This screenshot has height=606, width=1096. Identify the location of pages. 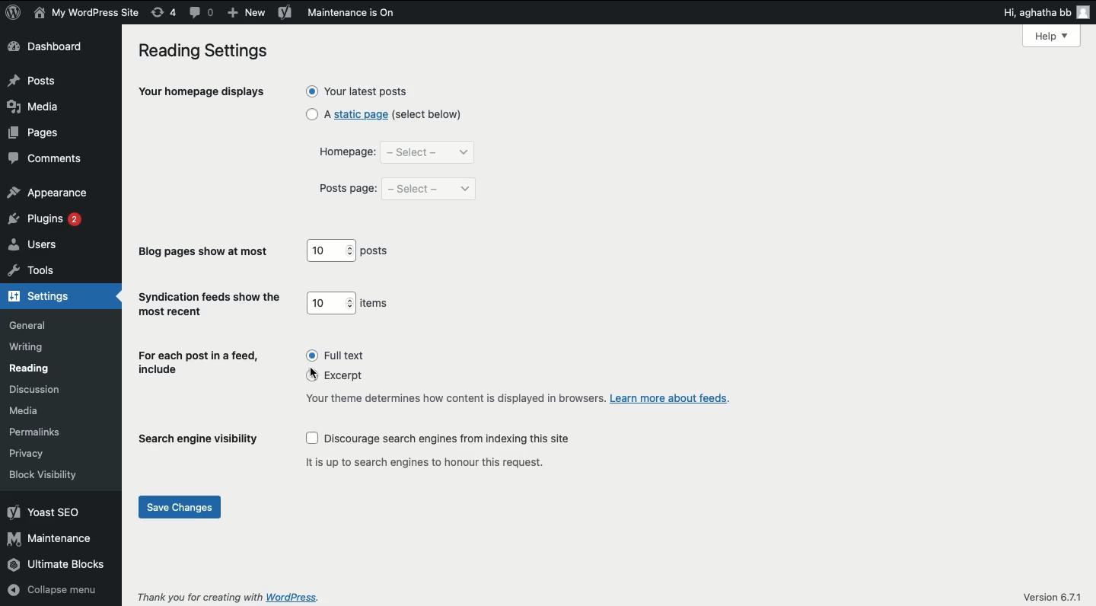
(34, 134).